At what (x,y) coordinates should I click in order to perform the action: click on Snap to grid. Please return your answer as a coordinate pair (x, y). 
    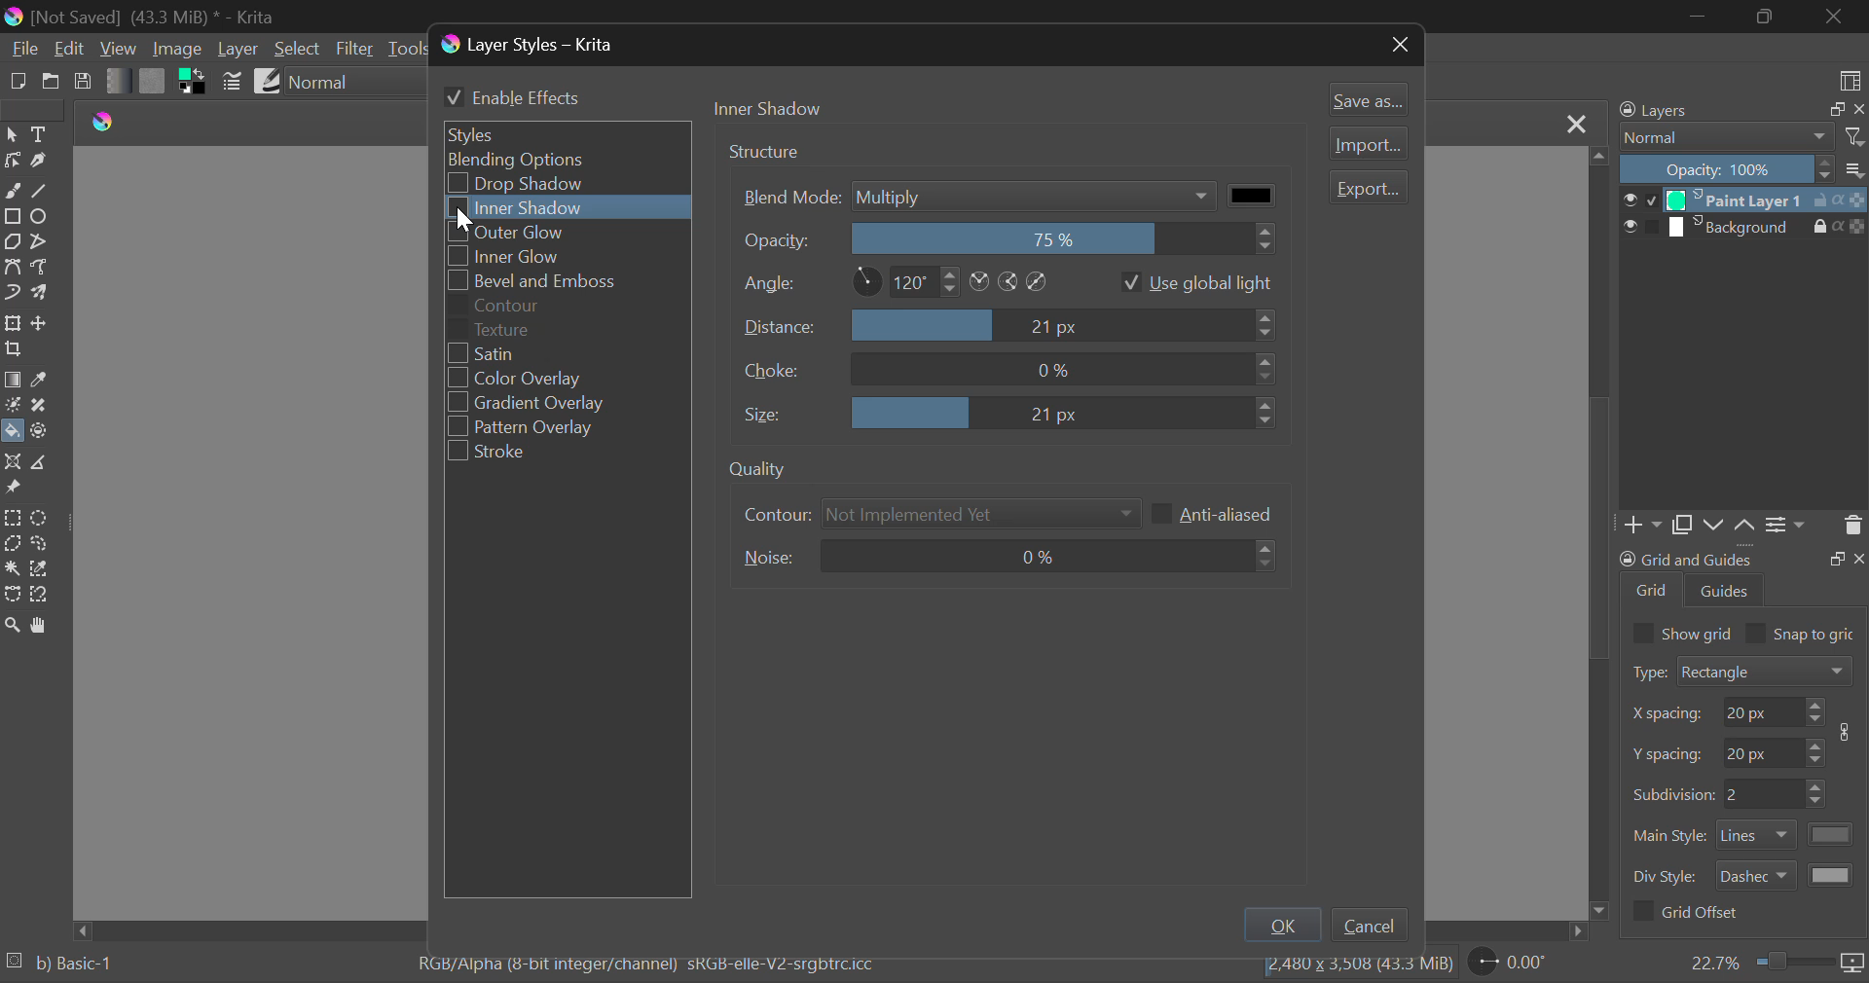
    Looking at the image, I should click on (1805, 632).